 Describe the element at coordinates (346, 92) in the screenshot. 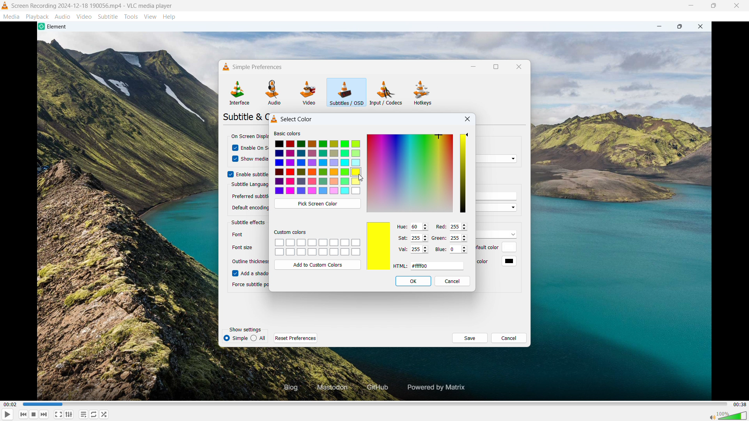

I see `Subtitles or OSD ` at that location.